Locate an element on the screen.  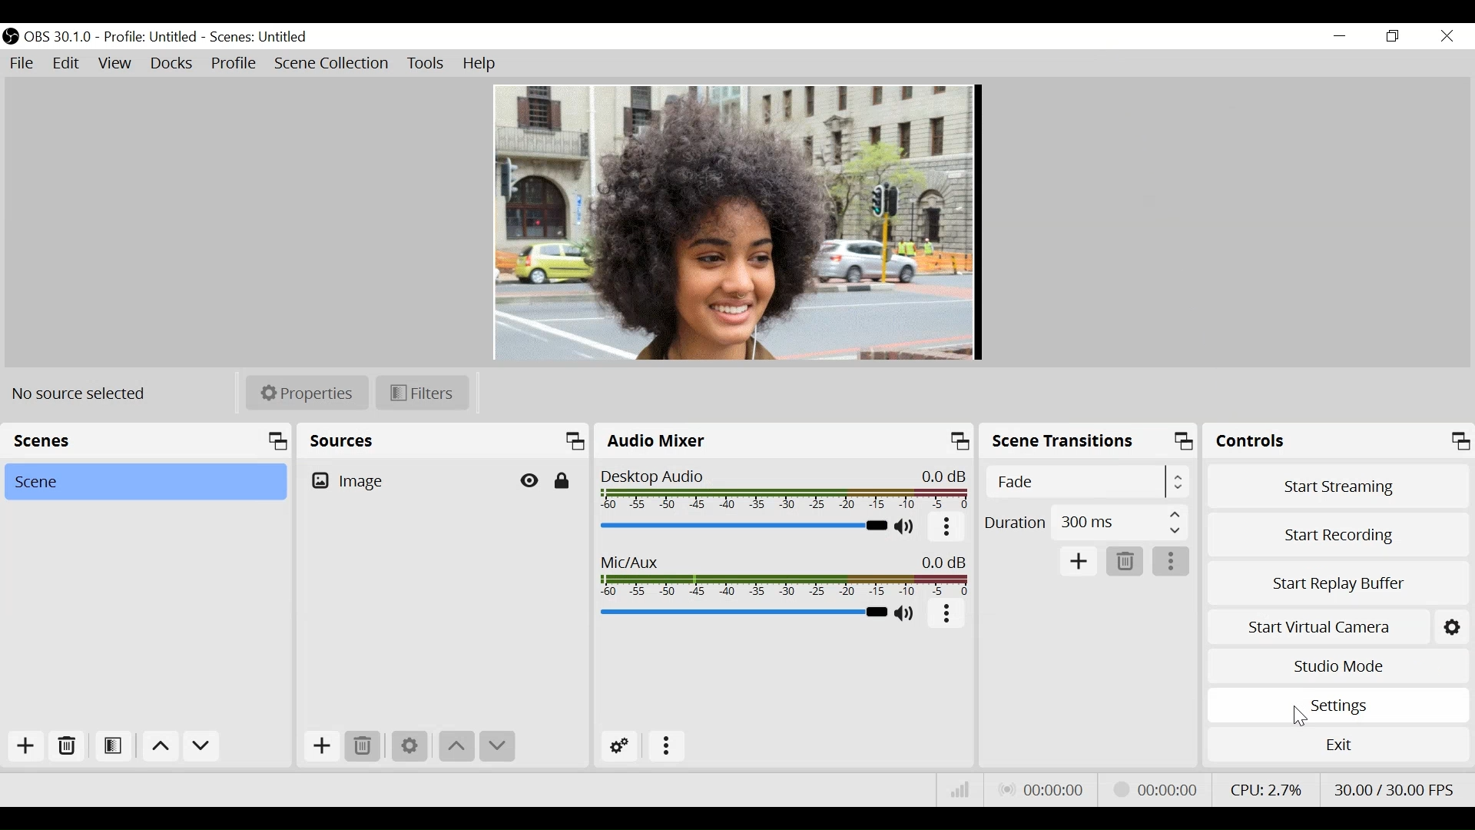
Fade is located at coordinates (1086, 481).